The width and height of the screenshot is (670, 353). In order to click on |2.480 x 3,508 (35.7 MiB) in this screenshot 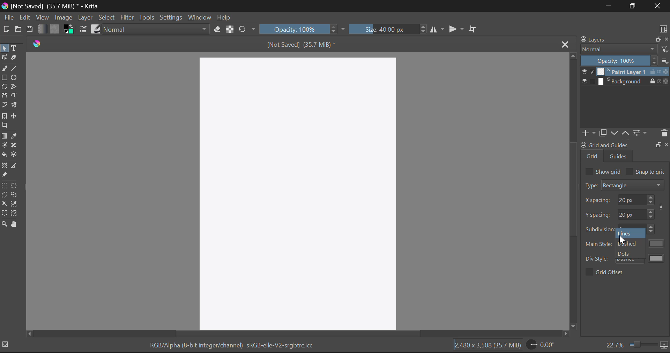, I will do `click(487, 346)`.